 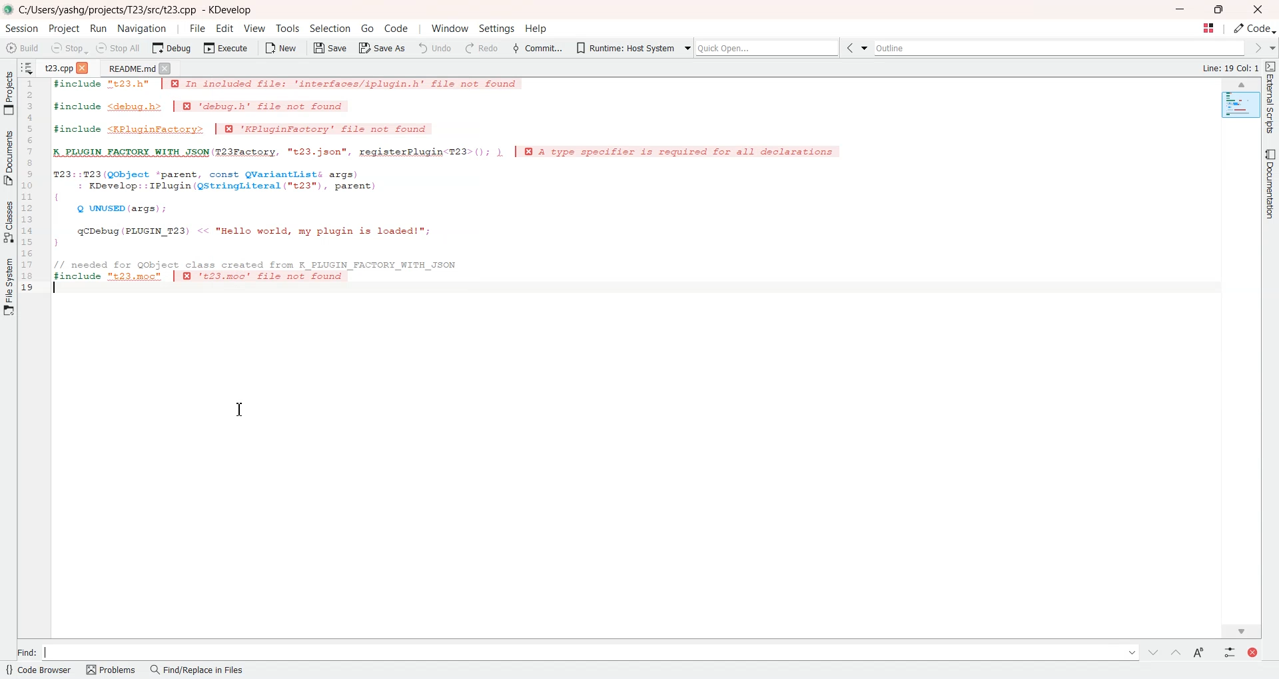 What do you see at coordinates (536, 30) in the screenshot?
I see `help` at bounding box center [536, 30].